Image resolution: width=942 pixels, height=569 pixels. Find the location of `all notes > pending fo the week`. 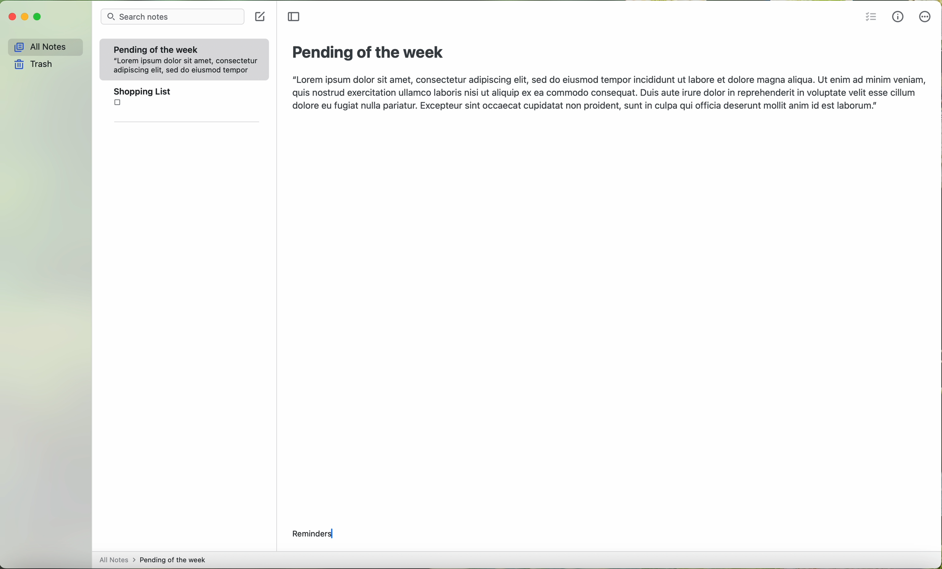

all notes > pending fo the week is located at coordinates (154, 558).